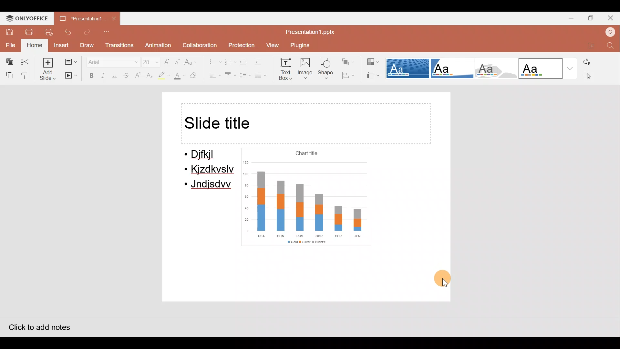 The width and height of the screenshot is (620, 349). I want to click on Change slide layout, so click(72, 62).